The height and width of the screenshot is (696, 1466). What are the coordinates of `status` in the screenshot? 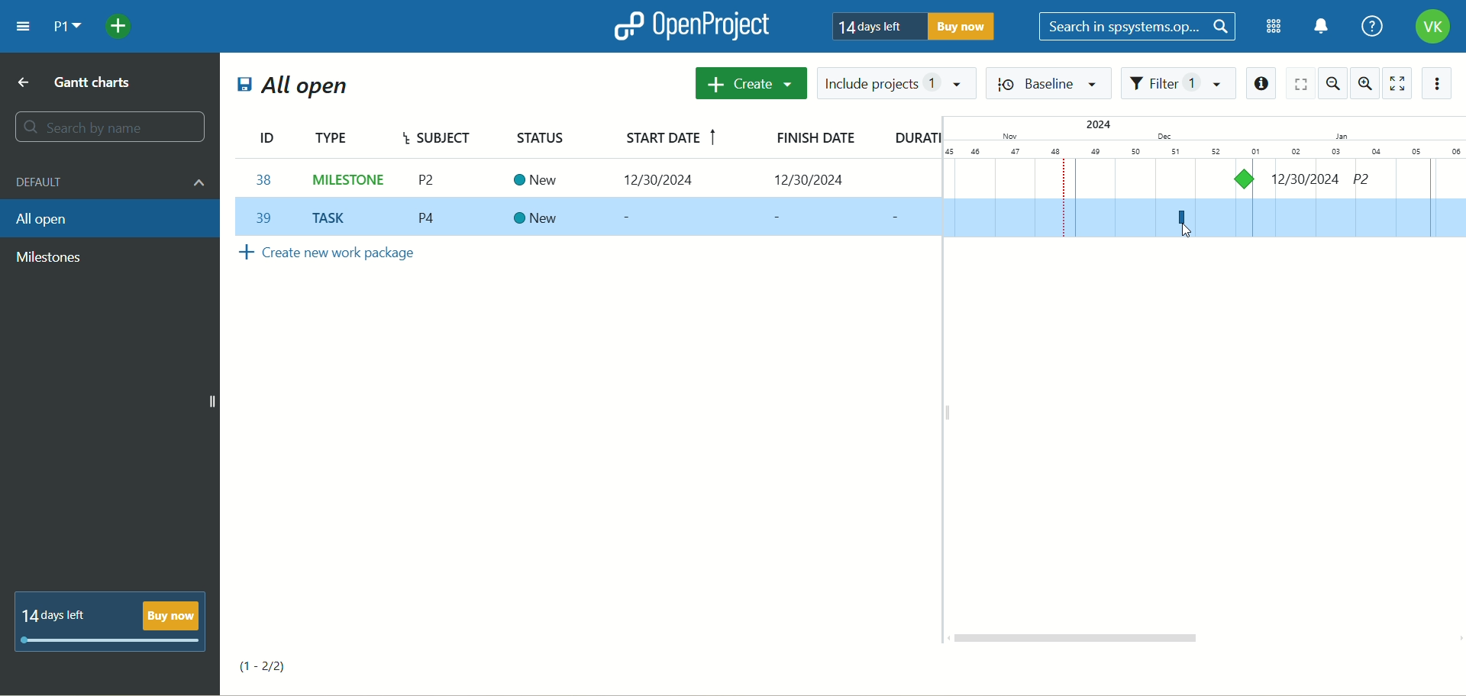 It's located at (546, 135).